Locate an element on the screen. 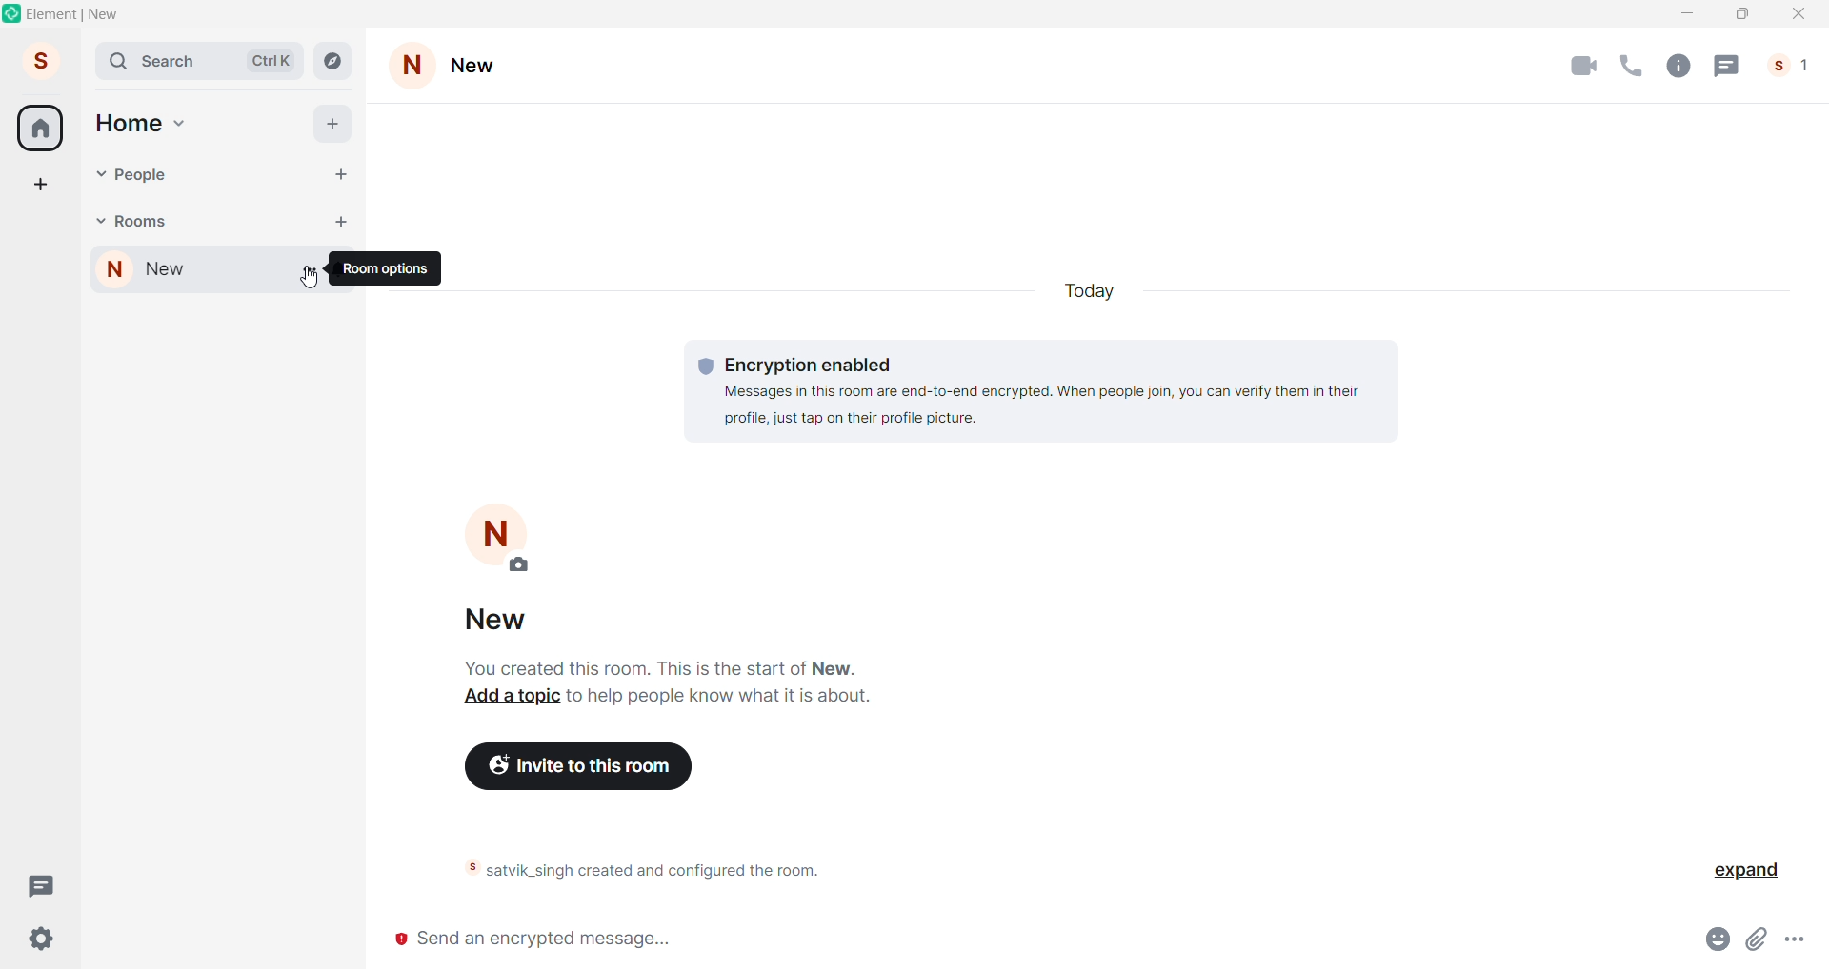 This screenshot has height=969, width=1829. Search  ctrl k is located at coordinates (198, 61).